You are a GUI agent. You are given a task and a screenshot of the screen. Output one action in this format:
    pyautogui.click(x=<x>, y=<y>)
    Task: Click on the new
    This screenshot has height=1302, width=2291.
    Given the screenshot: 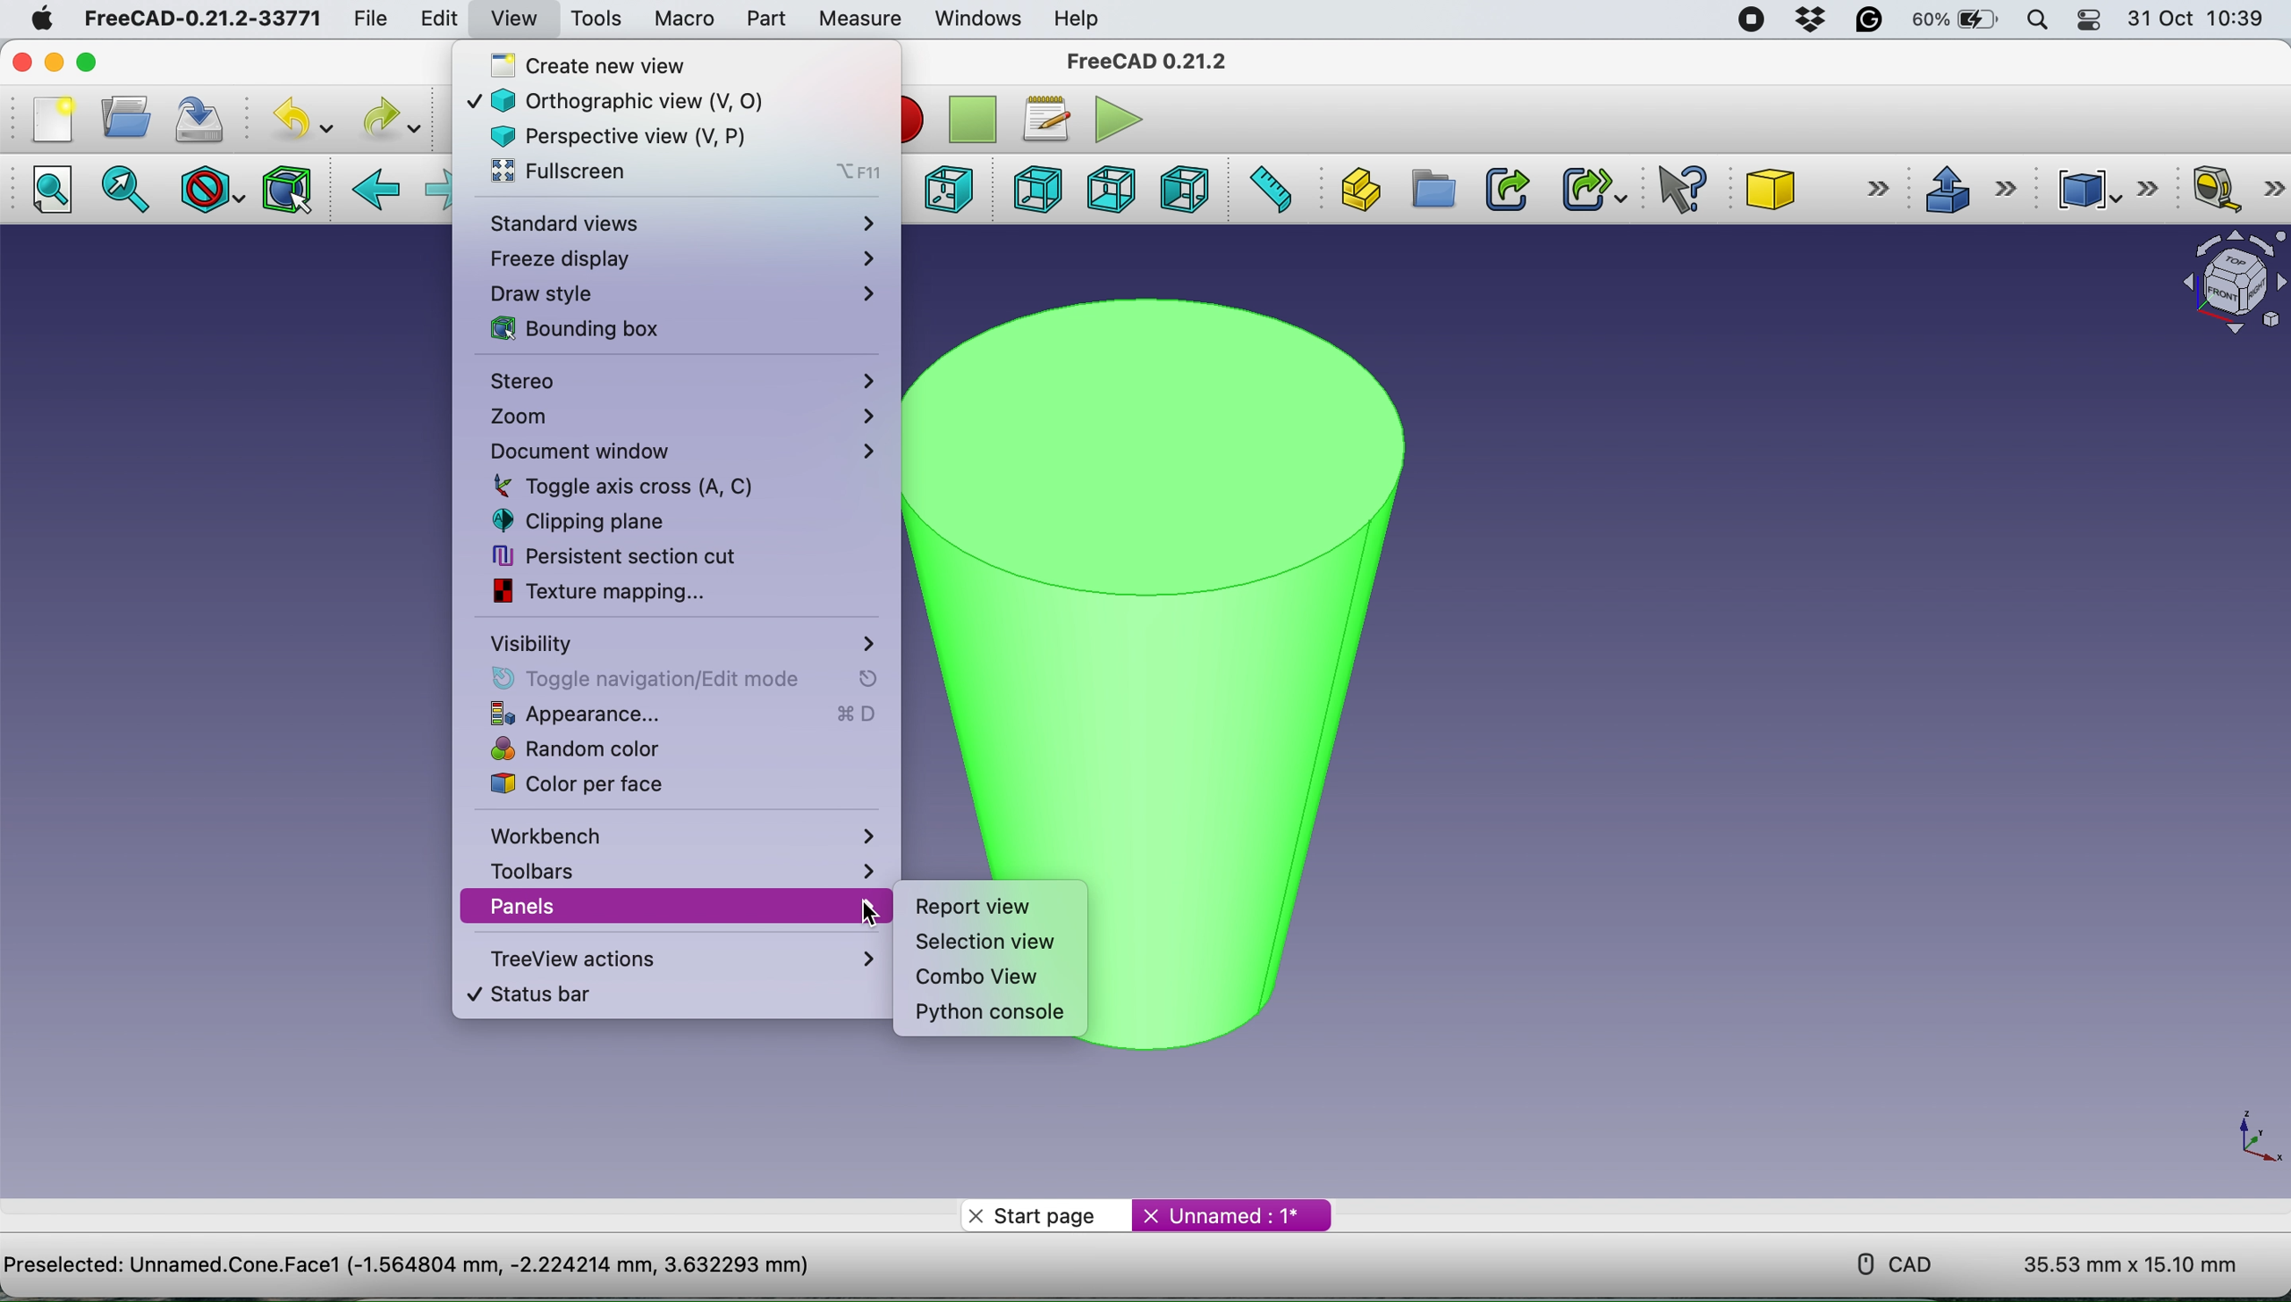 What is the action you would take?
    pyautogui.click(x=47, y=118)
    